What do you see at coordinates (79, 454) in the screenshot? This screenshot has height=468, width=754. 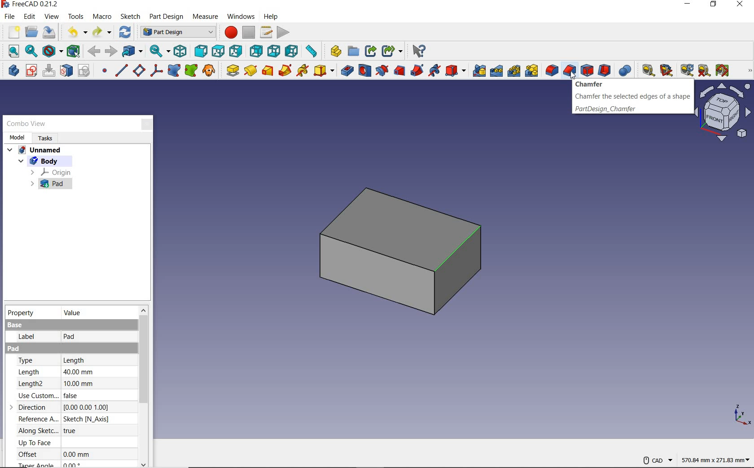 I see `0.00mm` at bounding box center [79, 454].